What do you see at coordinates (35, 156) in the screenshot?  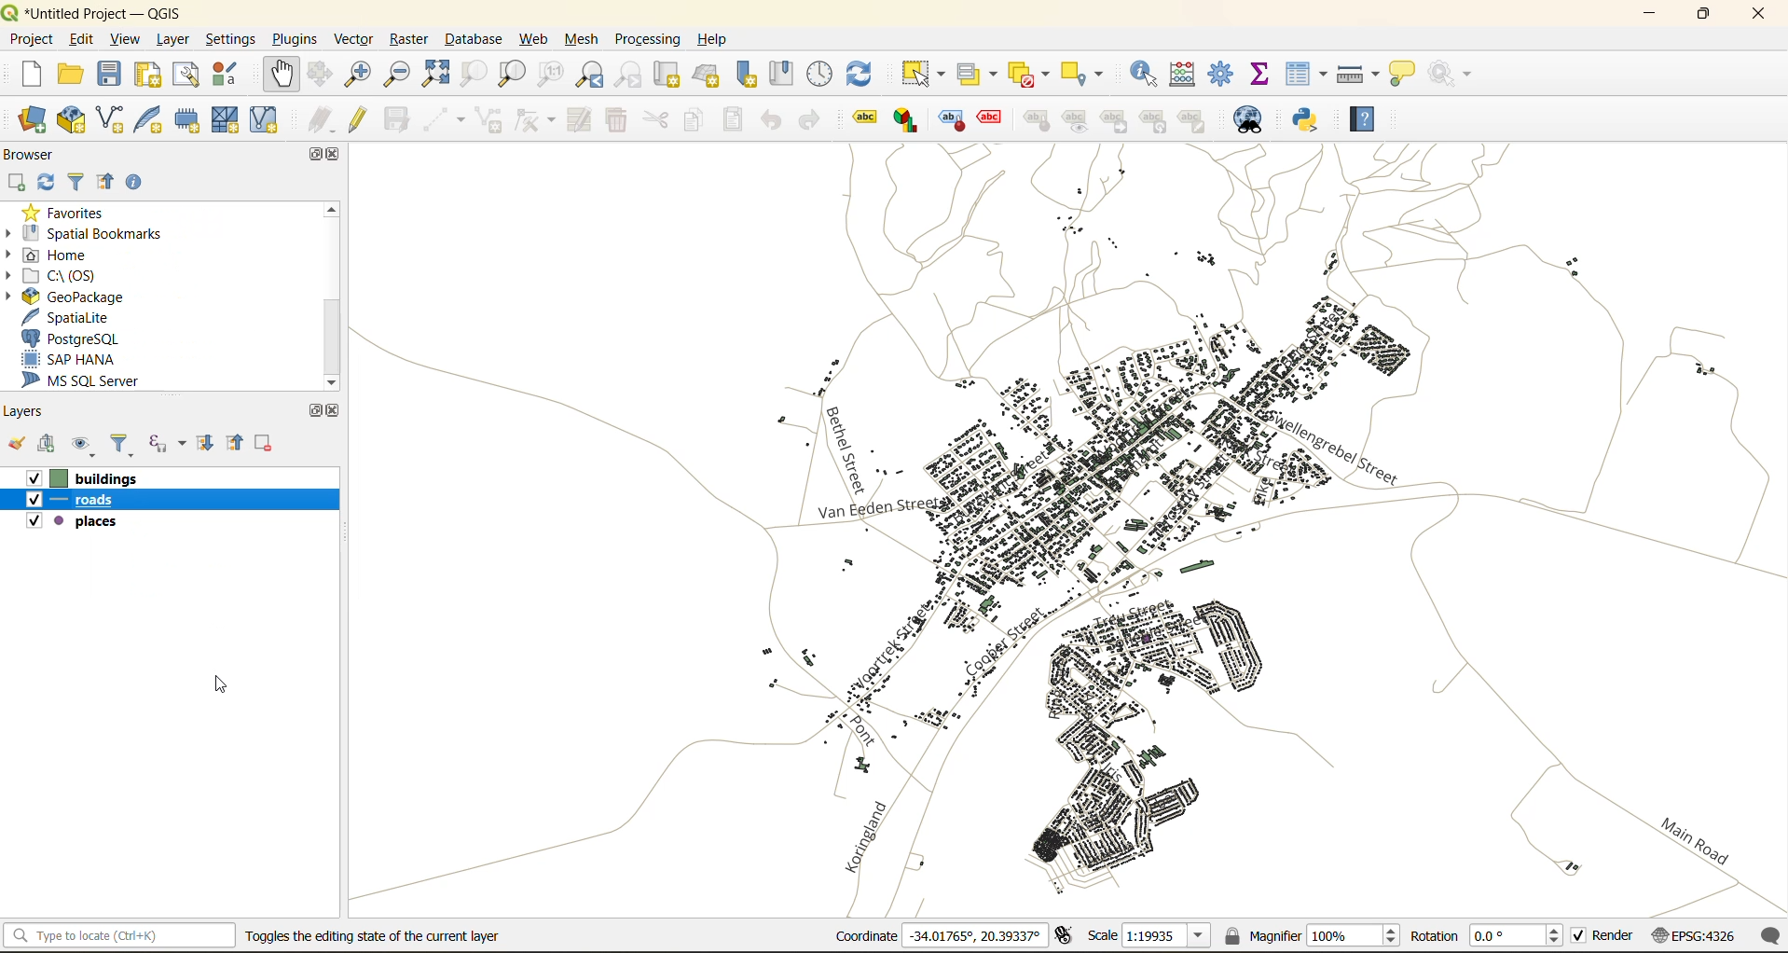 I see `browser` at bounding box center [35, 156].